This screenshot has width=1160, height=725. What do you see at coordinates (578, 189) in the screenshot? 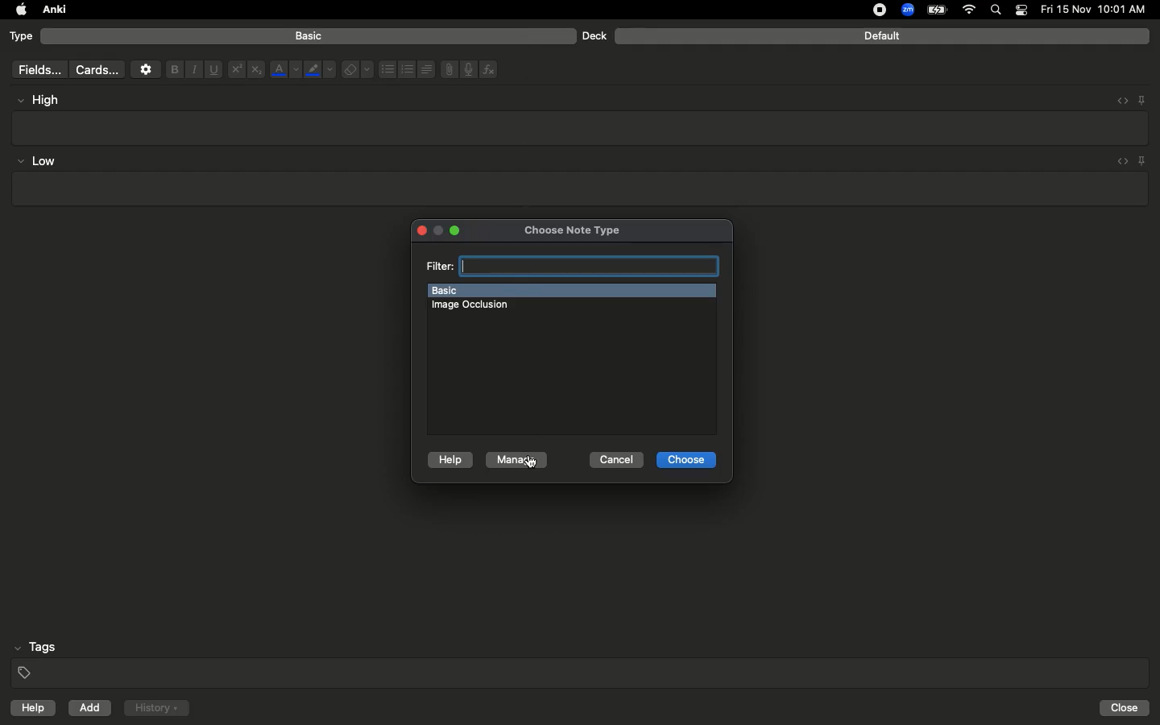
I see `Textbox` at bounding box center [578, 189].